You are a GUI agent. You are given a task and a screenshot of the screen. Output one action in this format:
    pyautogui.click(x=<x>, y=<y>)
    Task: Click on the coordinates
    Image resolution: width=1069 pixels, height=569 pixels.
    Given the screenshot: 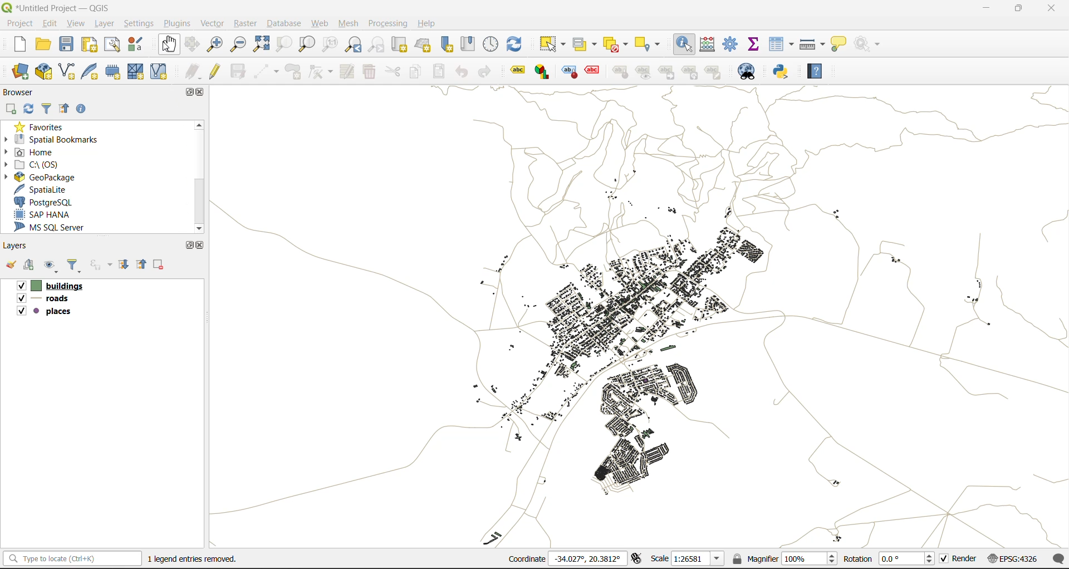 What is the action you would take?
    pyautogui.click(x=565, y=559)
    